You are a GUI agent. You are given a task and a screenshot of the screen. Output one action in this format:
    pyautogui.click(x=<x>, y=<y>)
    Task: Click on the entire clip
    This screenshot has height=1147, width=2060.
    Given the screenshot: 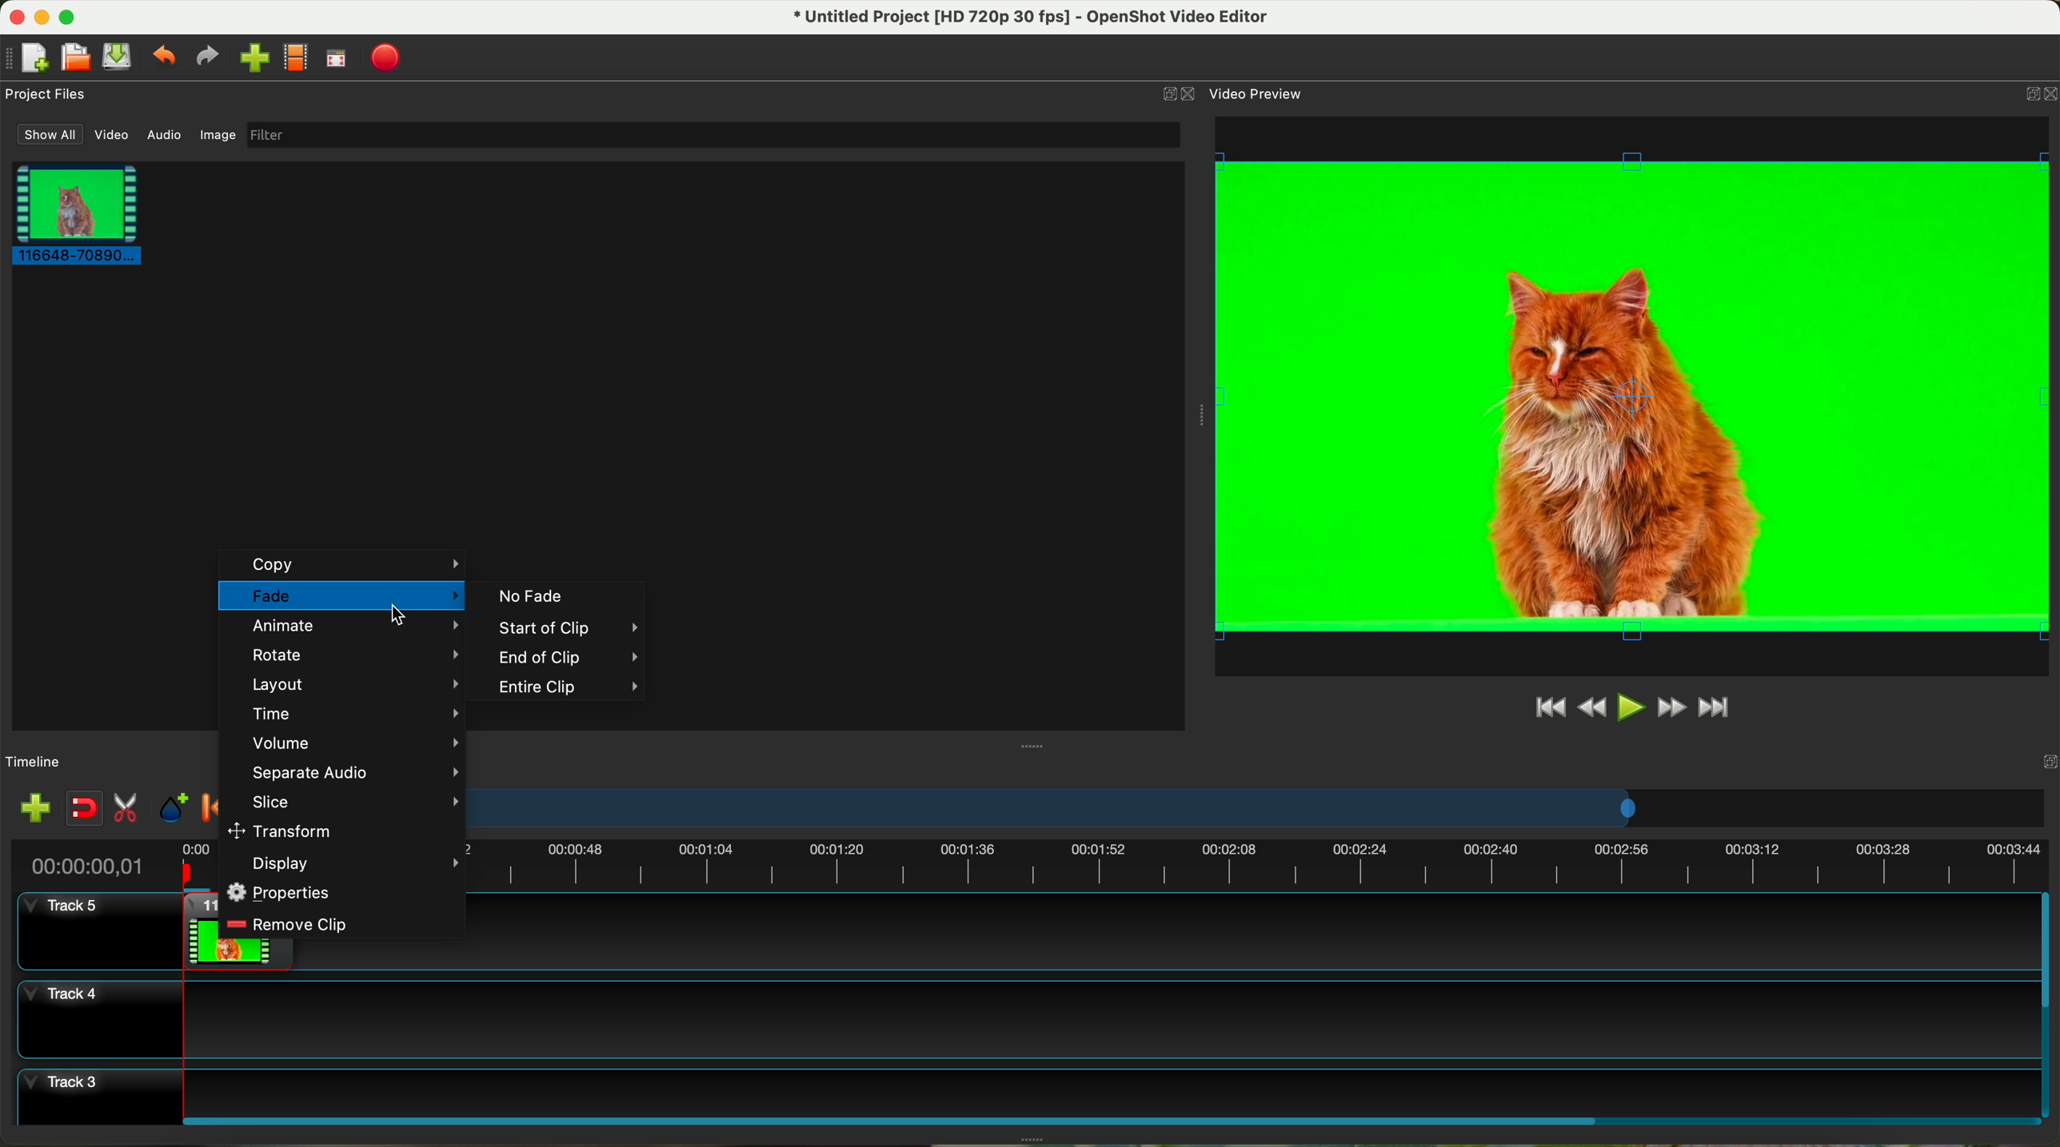 What is the action you would take?
    pyautogui.click(x=569, y=689)
    